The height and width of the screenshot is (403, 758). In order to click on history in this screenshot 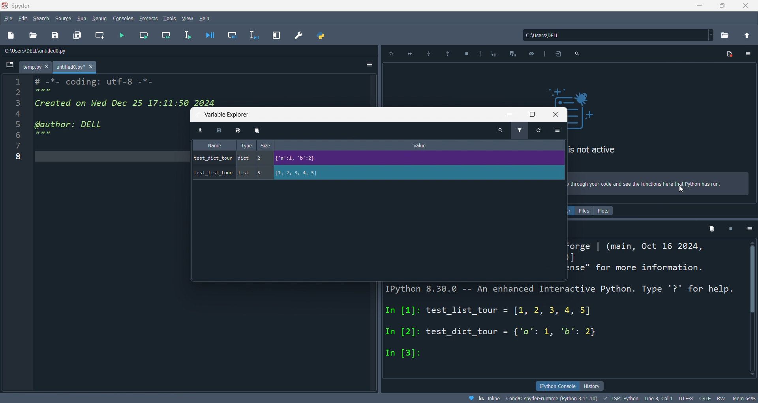, I will do `click(593, 385)`.